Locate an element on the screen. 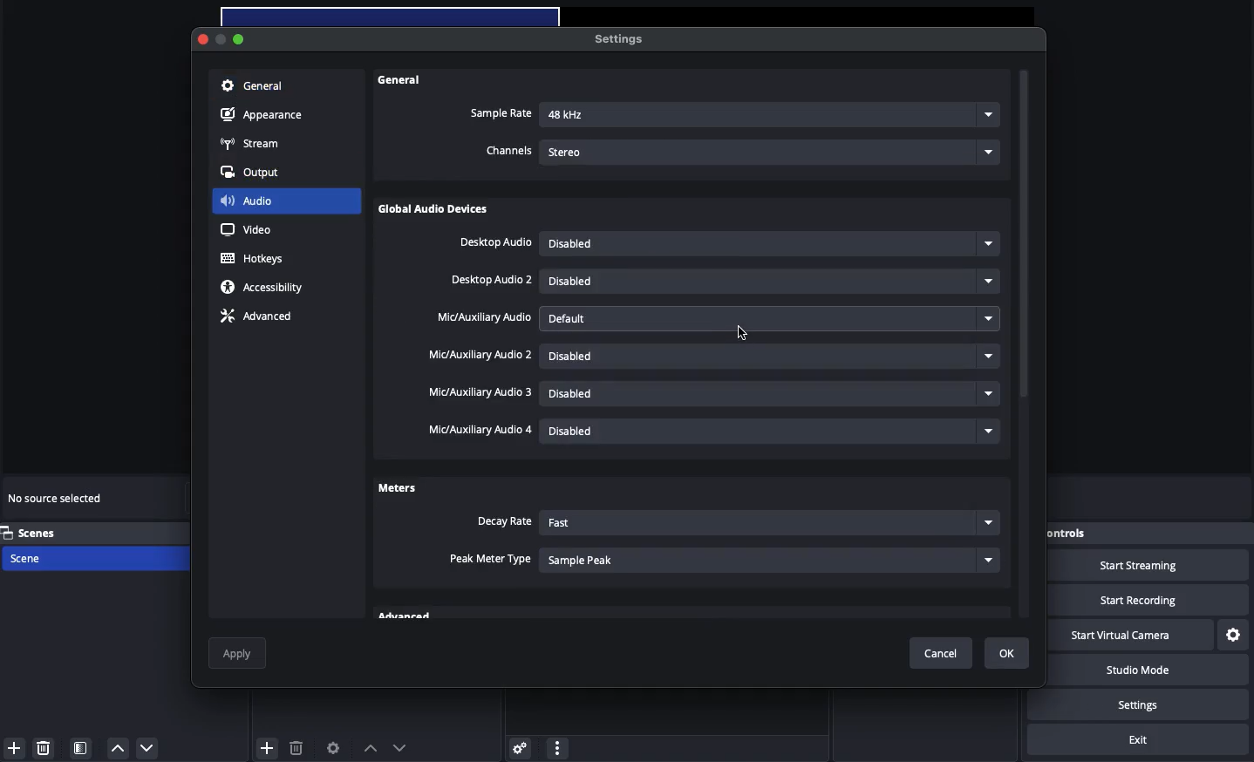  Sample Peak is located at coordinates (771, 559).